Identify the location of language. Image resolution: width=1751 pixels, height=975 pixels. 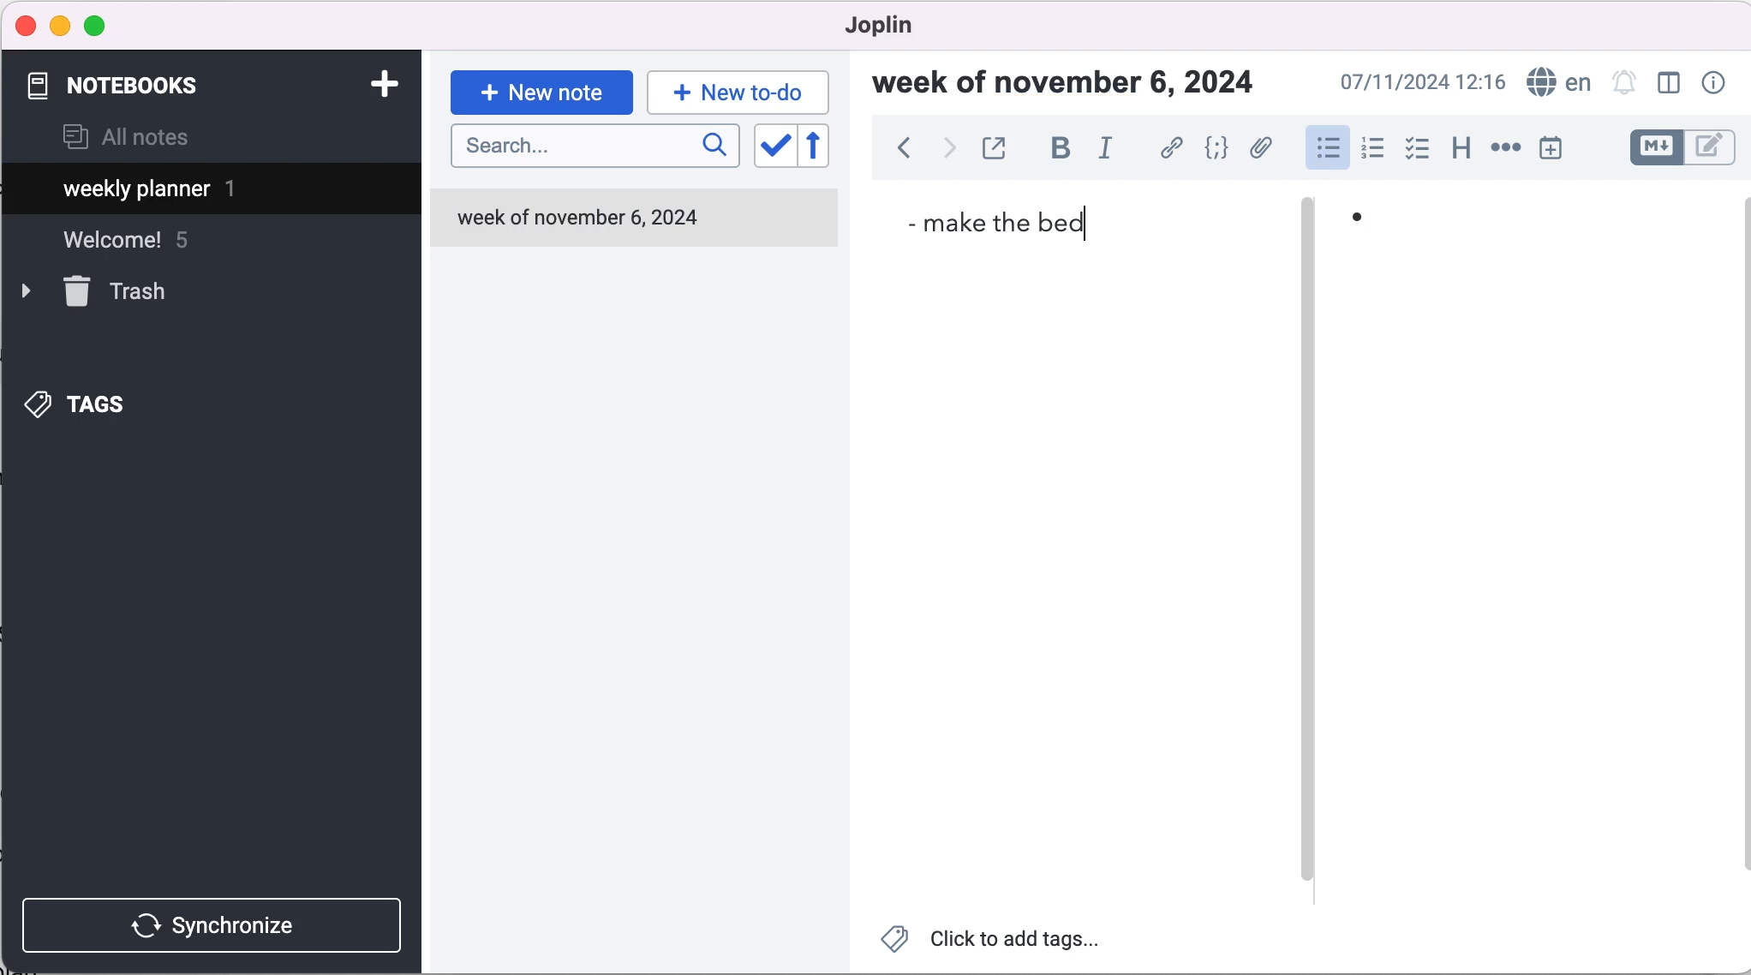
(1555, 83).